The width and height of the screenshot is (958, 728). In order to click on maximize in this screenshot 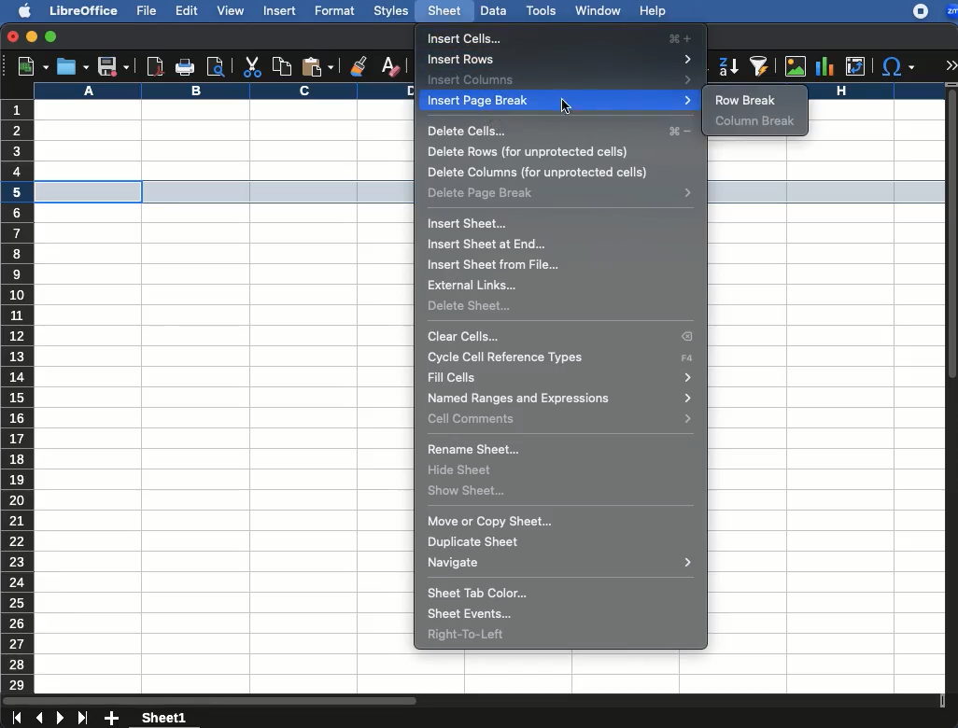, I will do `click(50, 36)`.